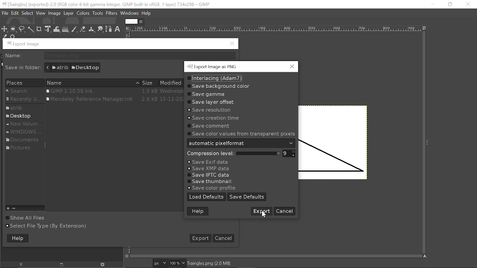 The image size is (477, 268). What do you see at coordinates (13, 29) in the screenshot?
I see `Ellipse select tool` at bounding box center [13, 29].